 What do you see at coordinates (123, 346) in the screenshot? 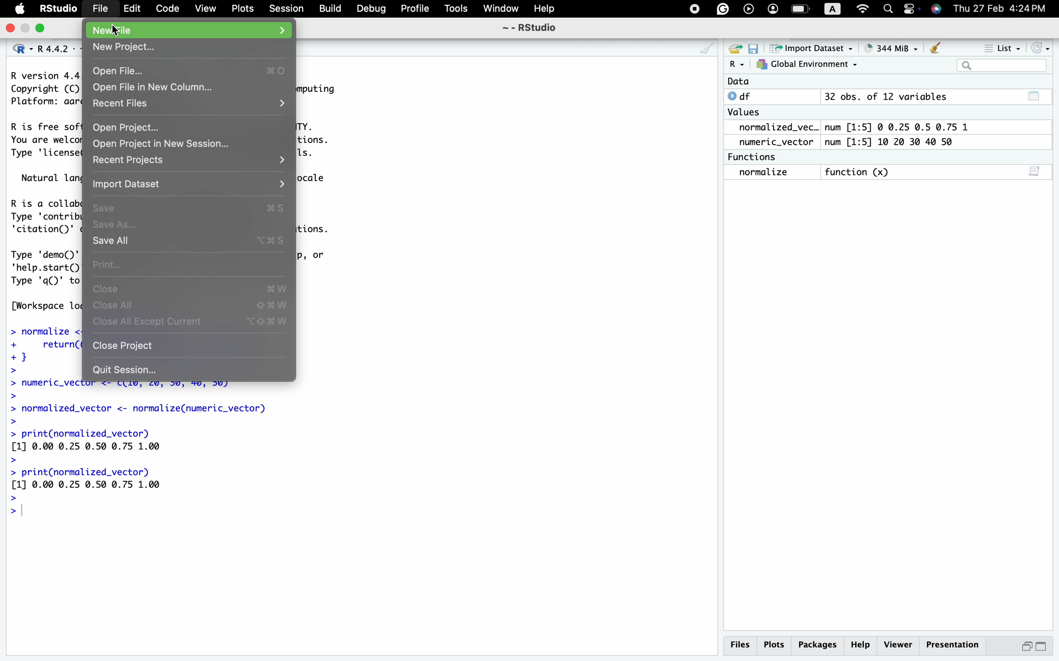
I see `Close project` at bounding box center [123, 346].